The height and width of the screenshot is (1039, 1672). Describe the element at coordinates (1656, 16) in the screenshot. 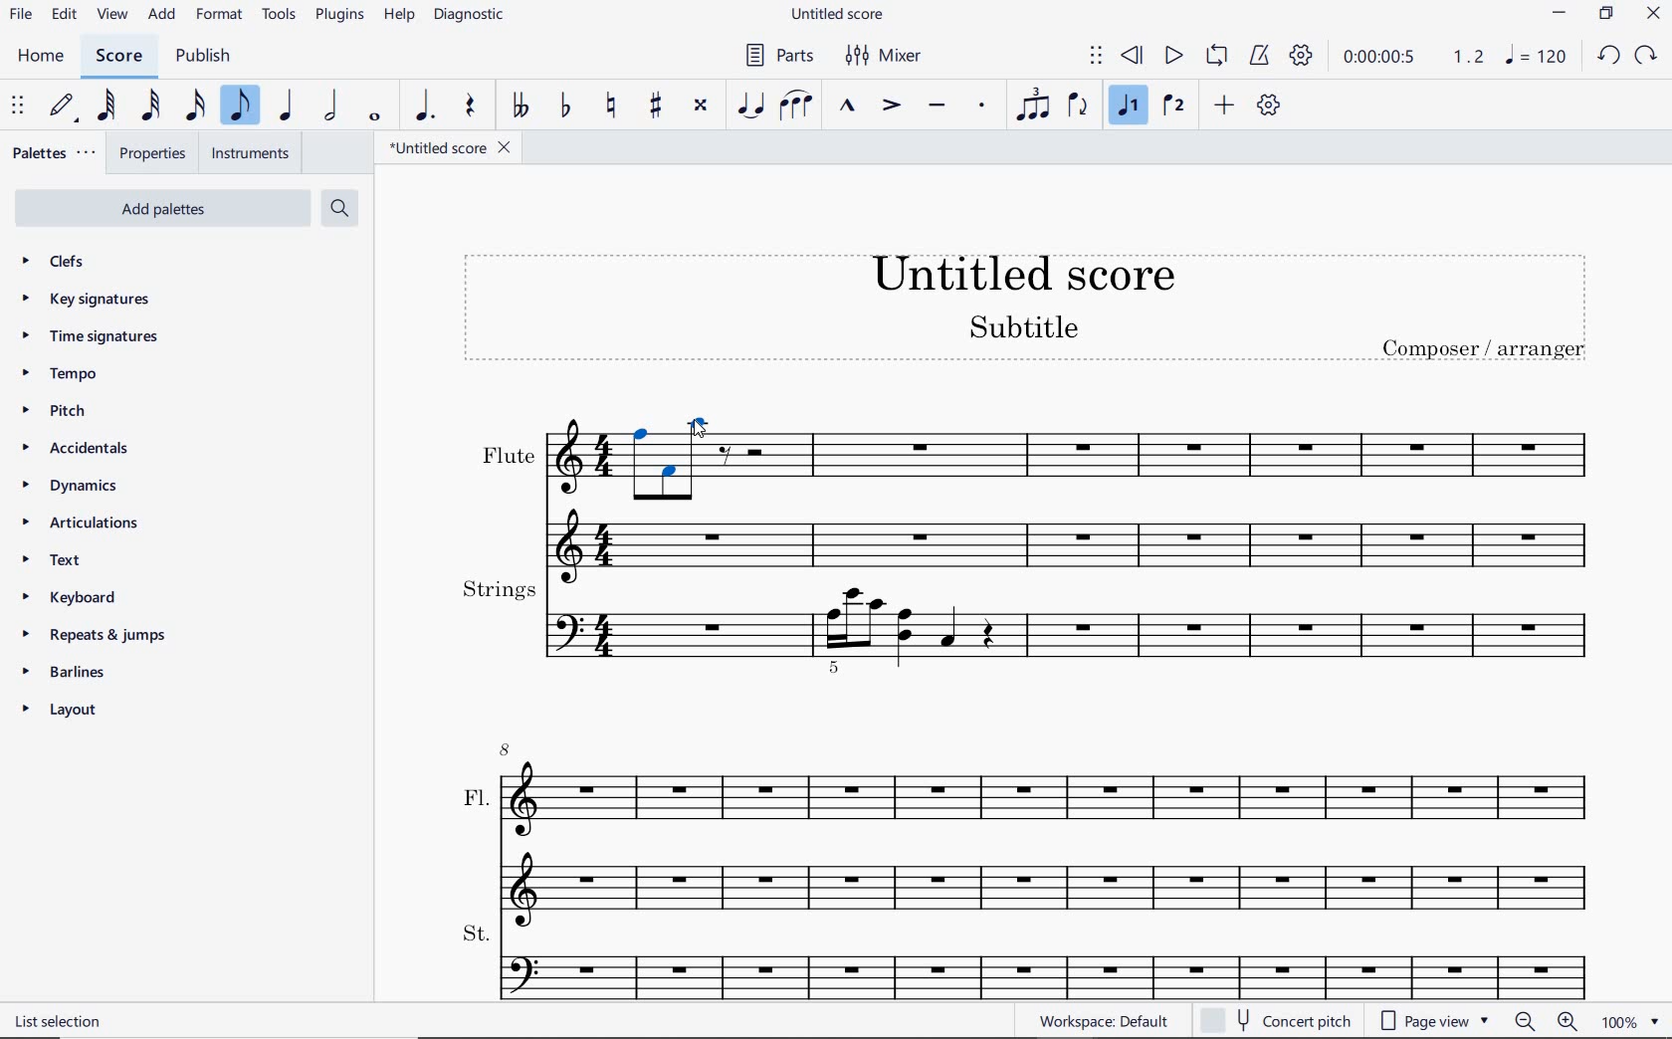

I see `close` at that location.